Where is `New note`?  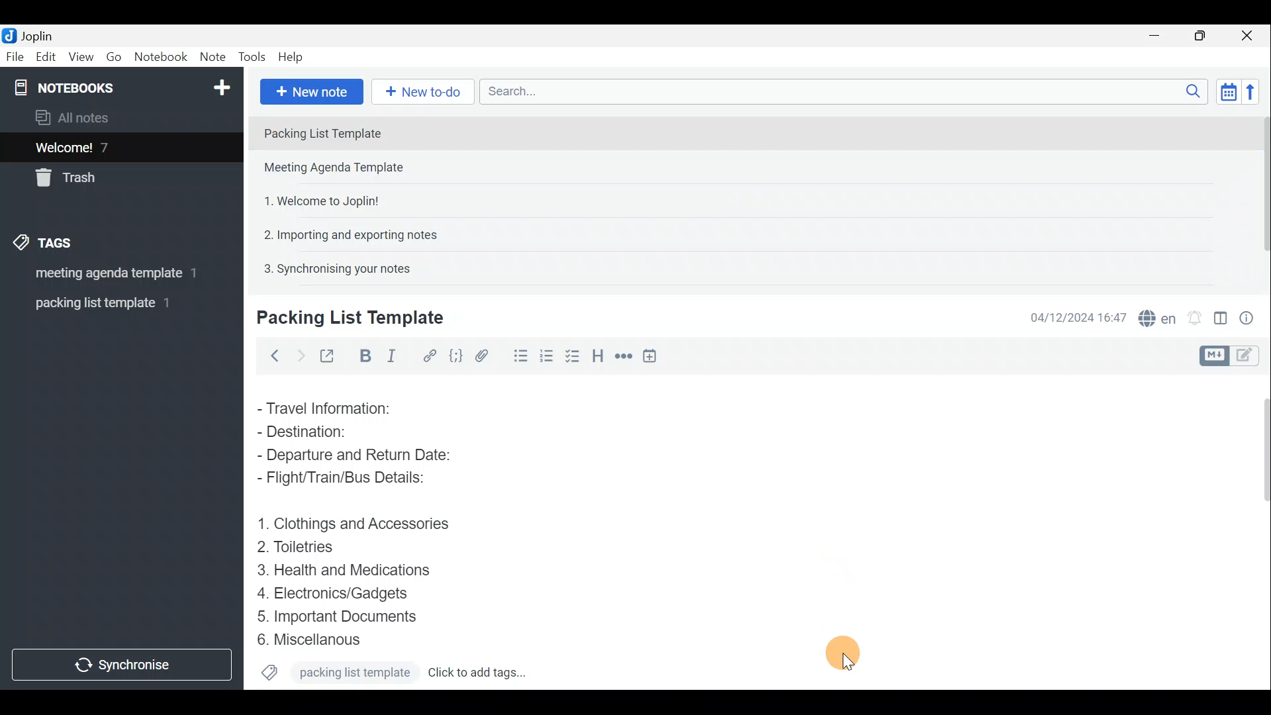 New note is located at coordinates (310, 90).